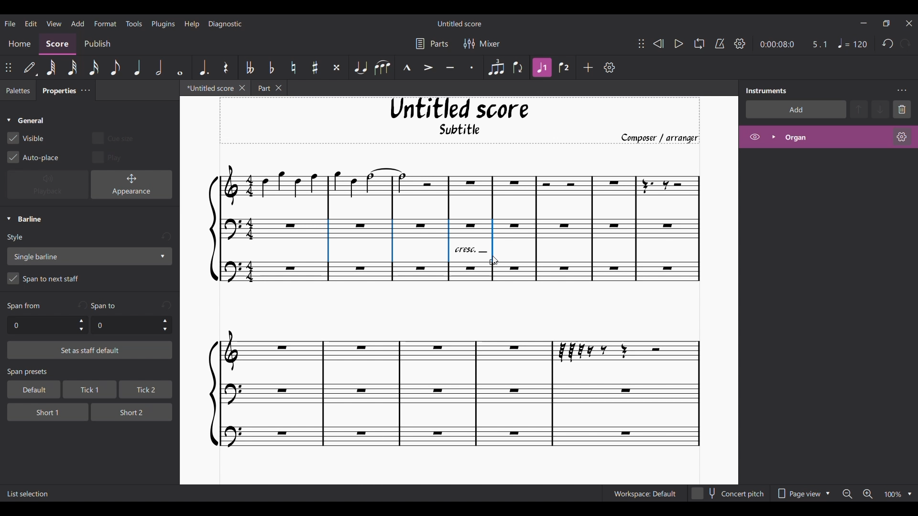  Describe the element at coordinates (51, 68) in the screenshot. I see `64th note` at that location.